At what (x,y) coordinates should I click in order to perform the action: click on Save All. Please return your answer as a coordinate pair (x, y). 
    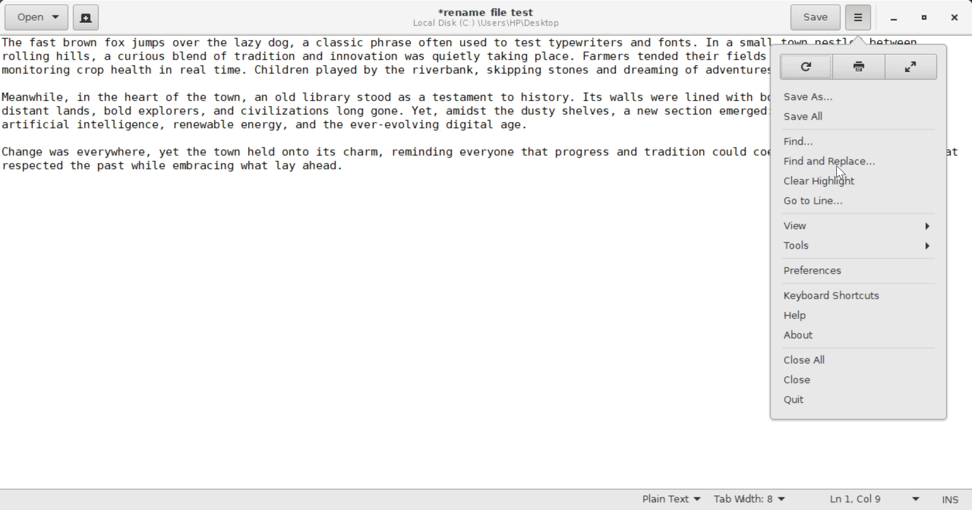
    Looking at the image, I should click on (856, 119).